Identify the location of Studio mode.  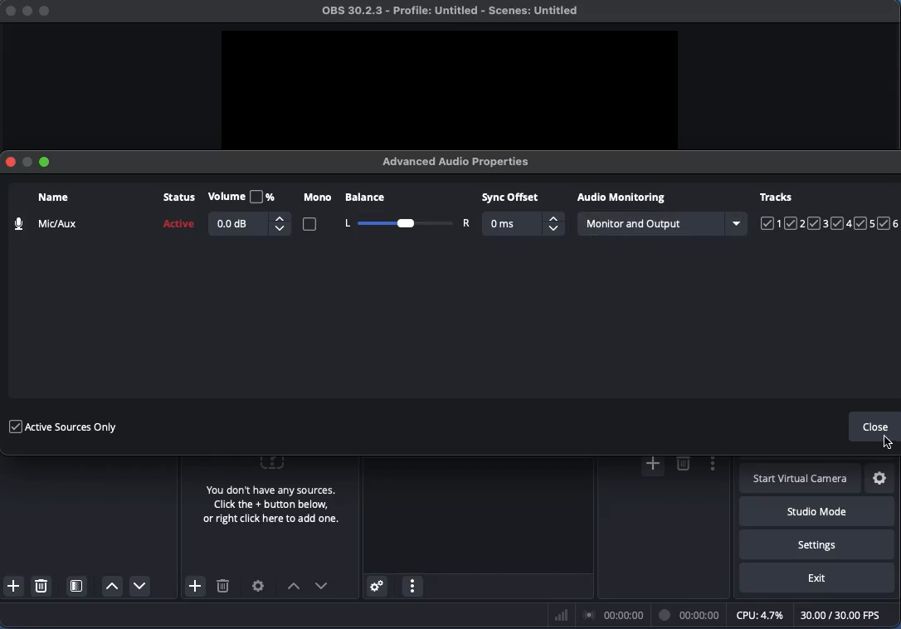
(814, 511).